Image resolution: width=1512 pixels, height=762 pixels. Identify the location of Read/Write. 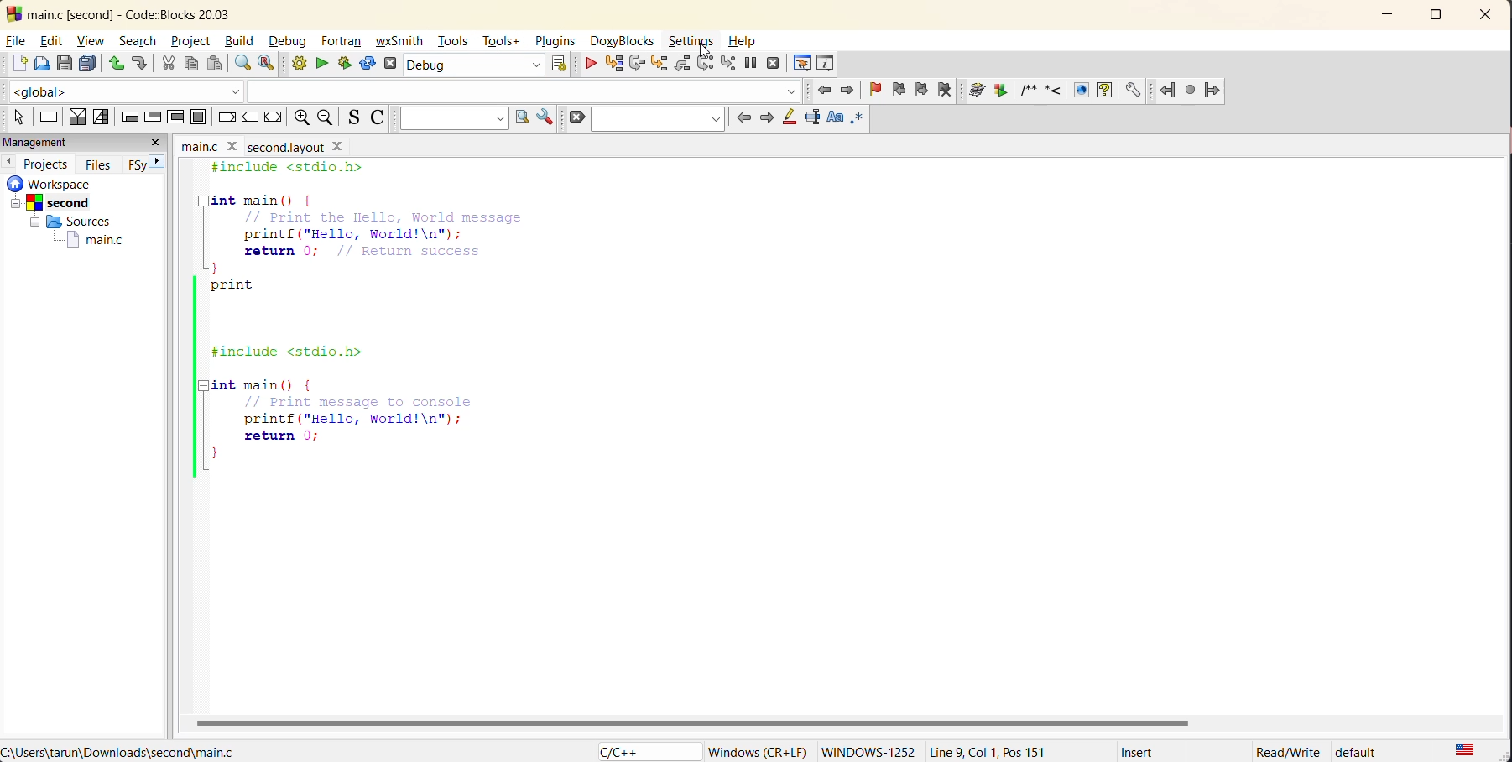
(1287, 751).